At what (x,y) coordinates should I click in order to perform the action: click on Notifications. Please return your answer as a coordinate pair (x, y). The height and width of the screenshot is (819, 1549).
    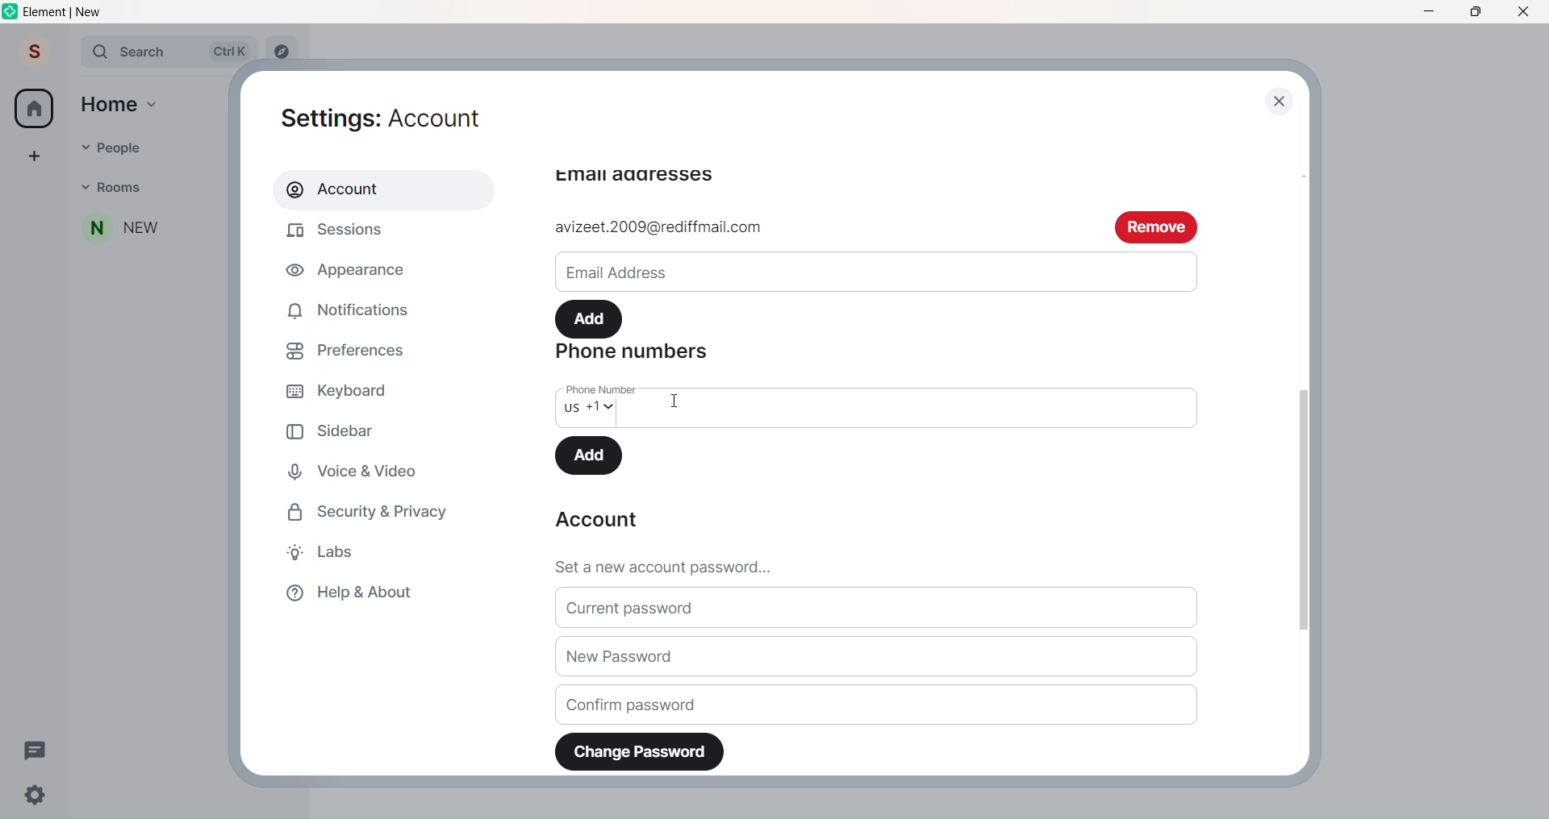
    Looking at the image, I should click on (355, 307).